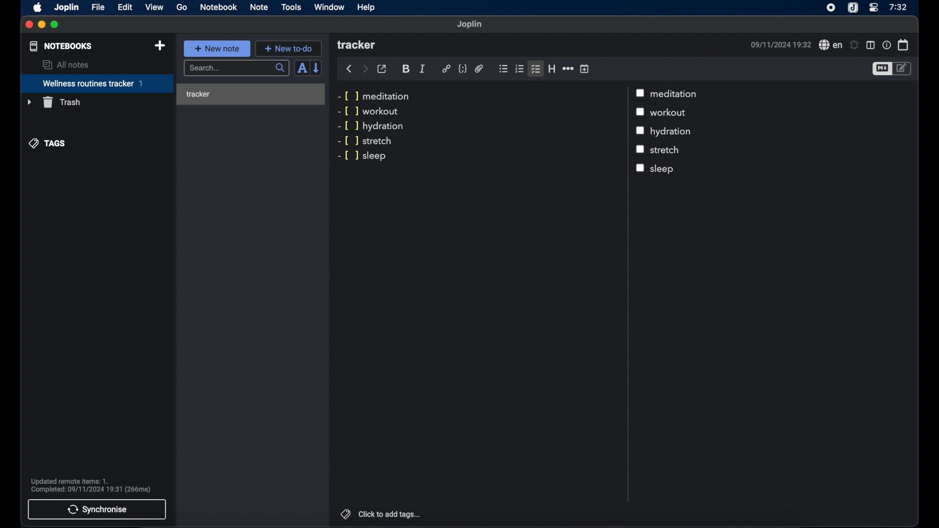 This screenshot has height=528, width=939. I want to click on trash, so click(53, 102).